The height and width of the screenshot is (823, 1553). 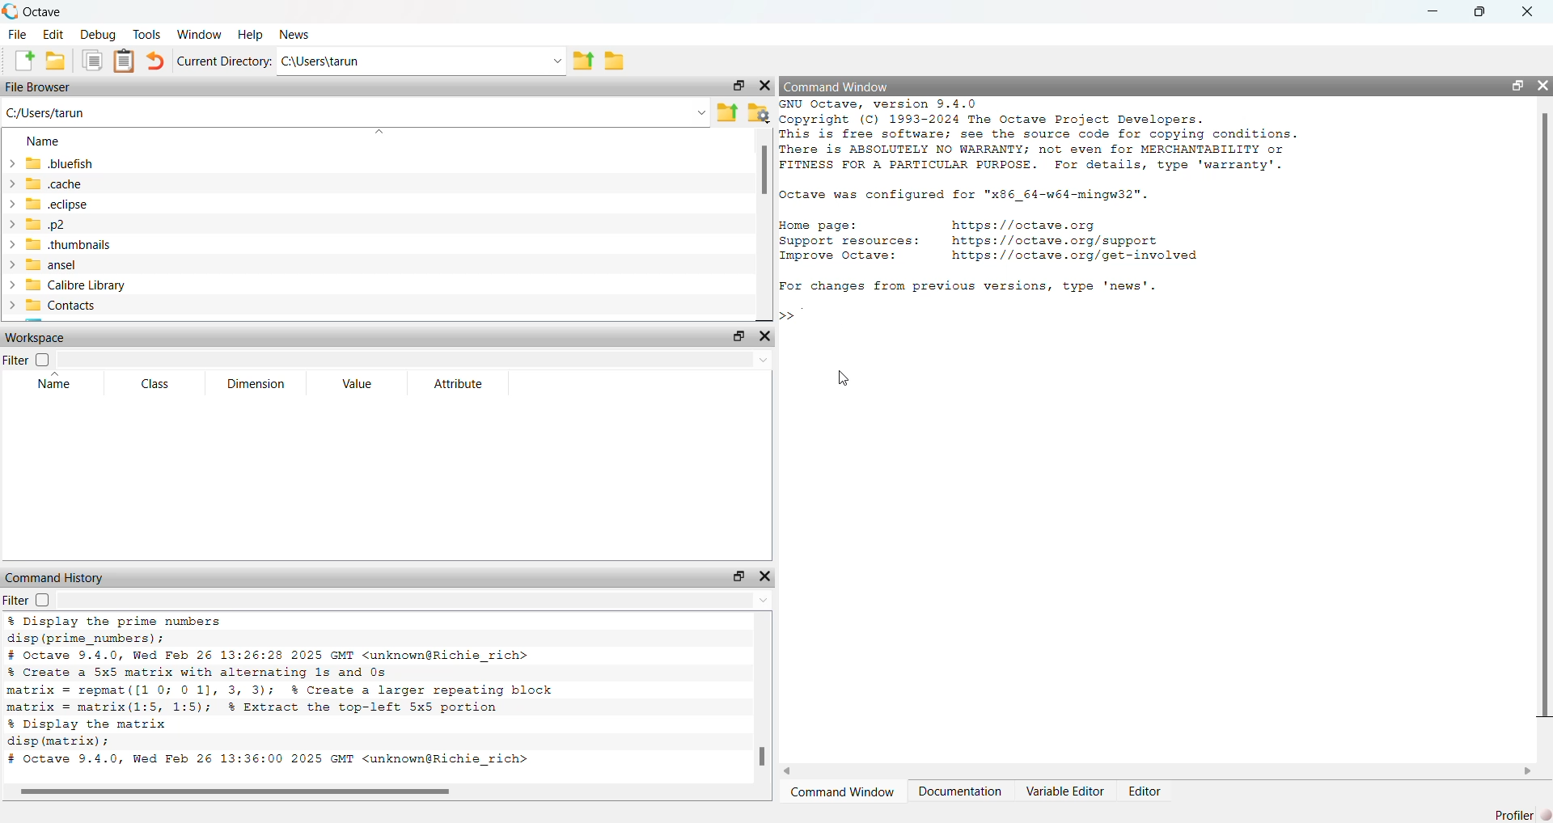 I want to click on edit, so click(x=51, y=36).